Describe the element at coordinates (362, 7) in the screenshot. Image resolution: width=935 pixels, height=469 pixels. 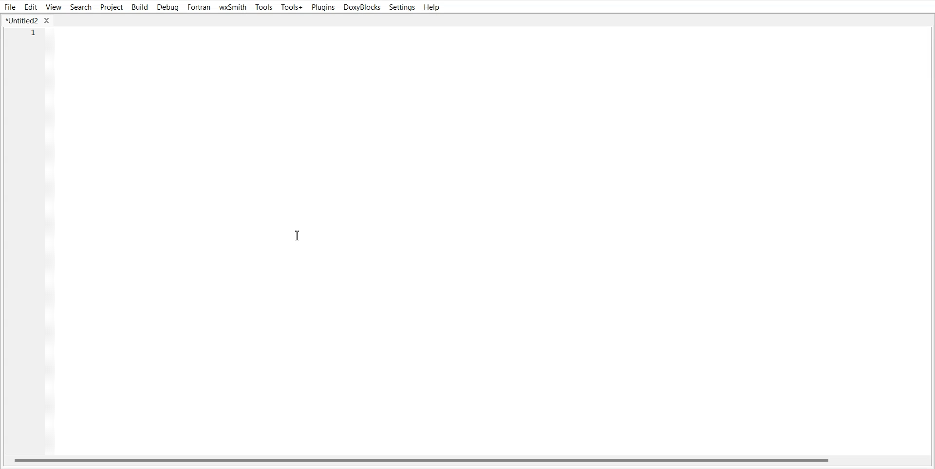
I see `DoxyBlocks` at that location.